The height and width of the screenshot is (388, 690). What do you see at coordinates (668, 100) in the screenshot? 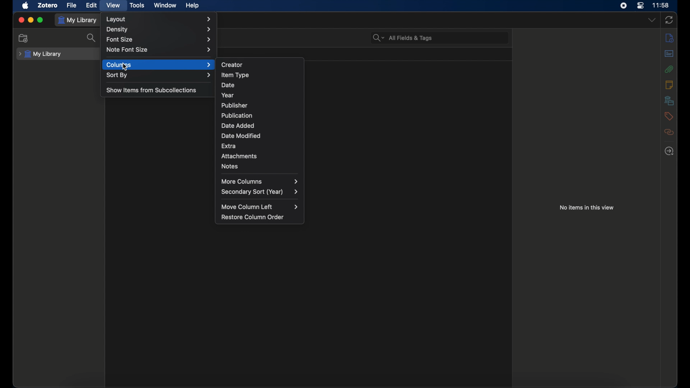
I see `libraries` at bounding box center [668, 100].